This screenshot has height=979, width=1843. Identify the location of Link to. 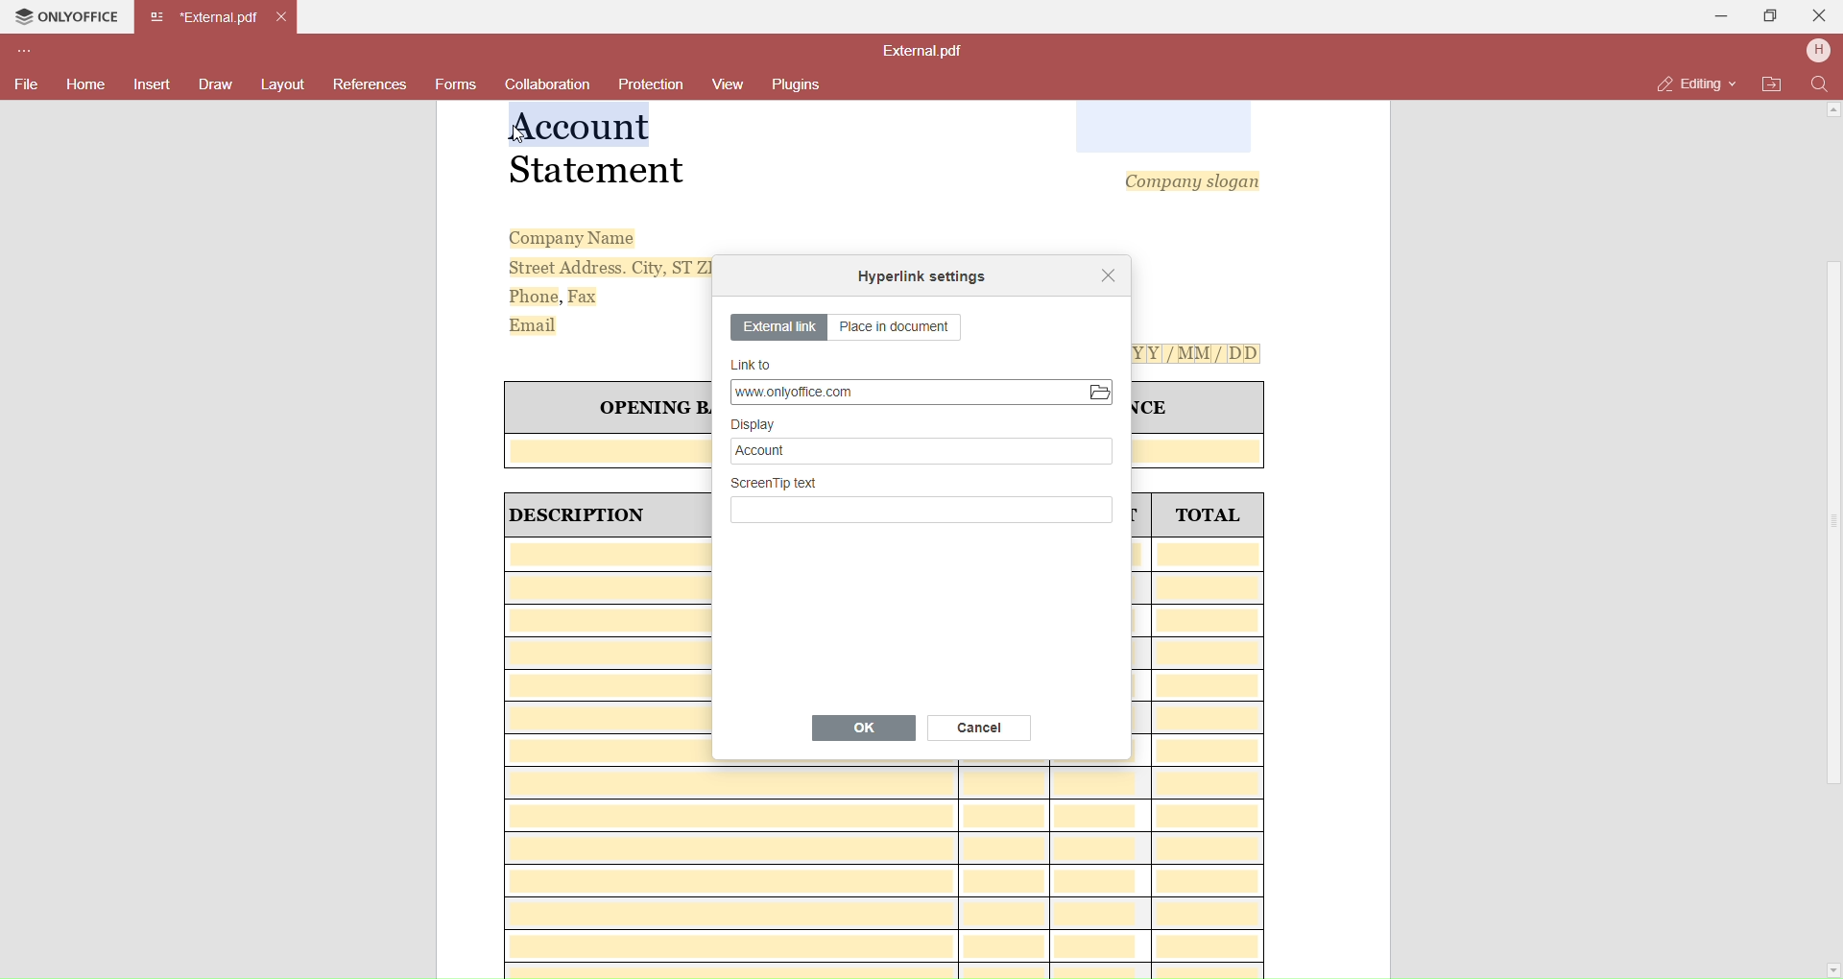
(750, 364).